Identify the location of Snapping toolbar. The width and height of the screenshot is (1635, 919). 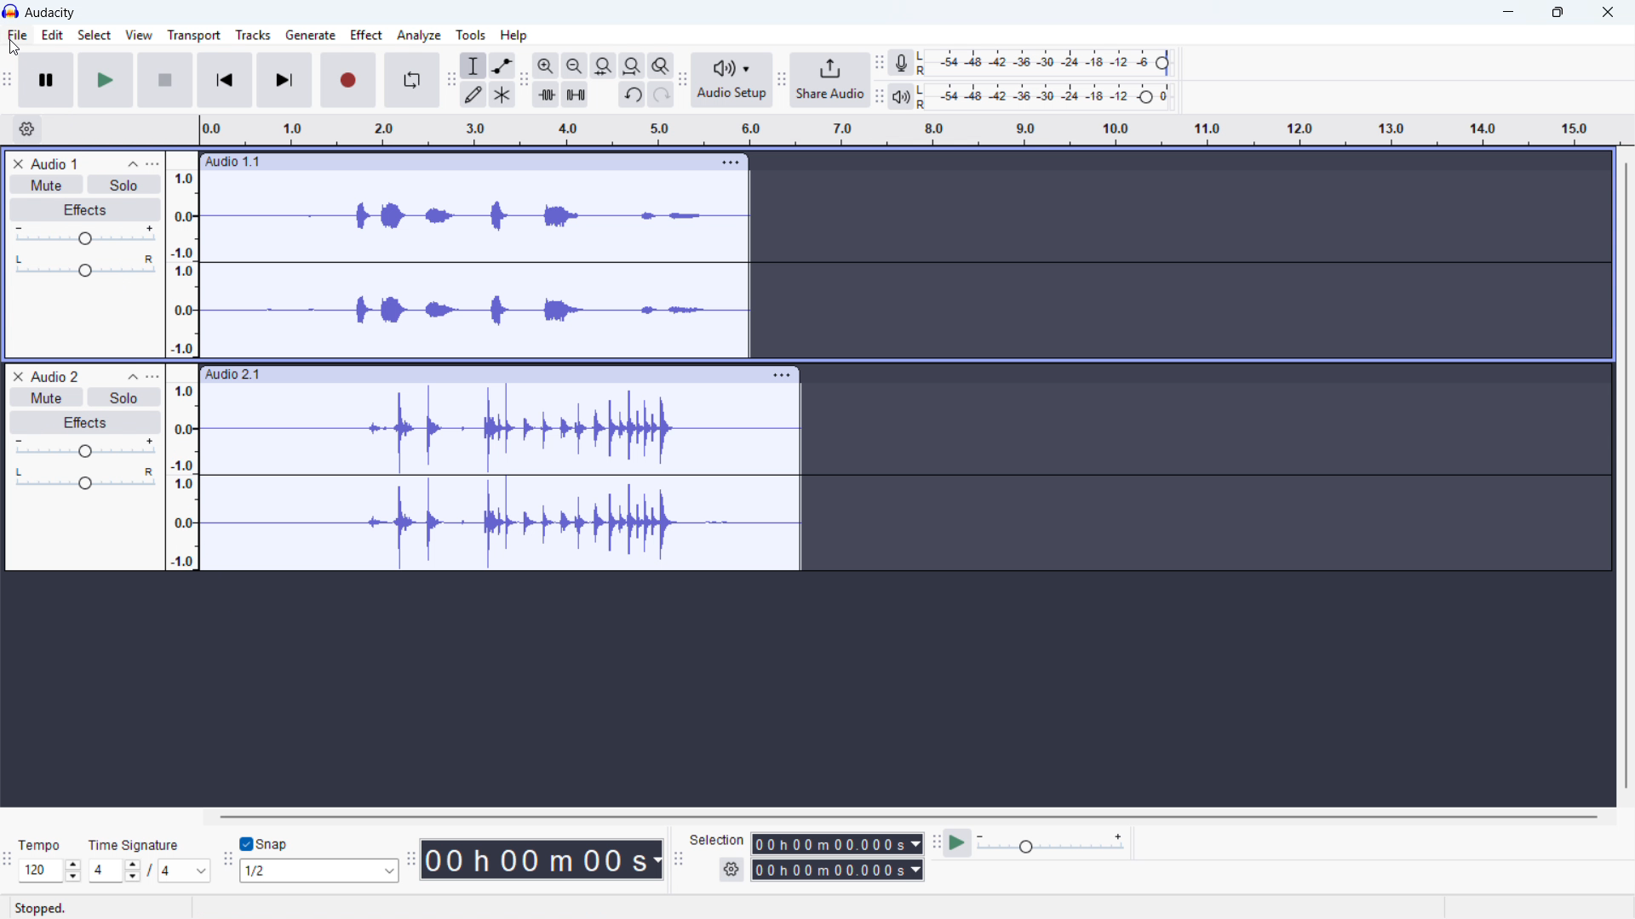
(228, 863).